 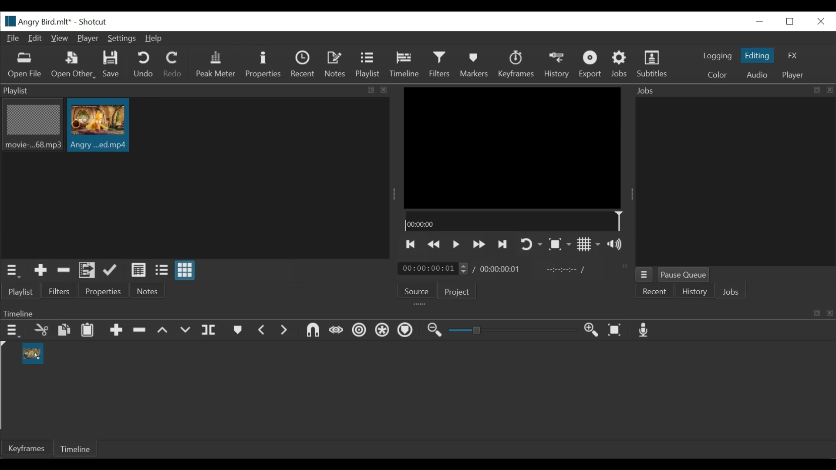 What do you see at coordinates (87, 271) in the screenshot?
I see `Add files to the playlist` at bounding box center [87, 271].